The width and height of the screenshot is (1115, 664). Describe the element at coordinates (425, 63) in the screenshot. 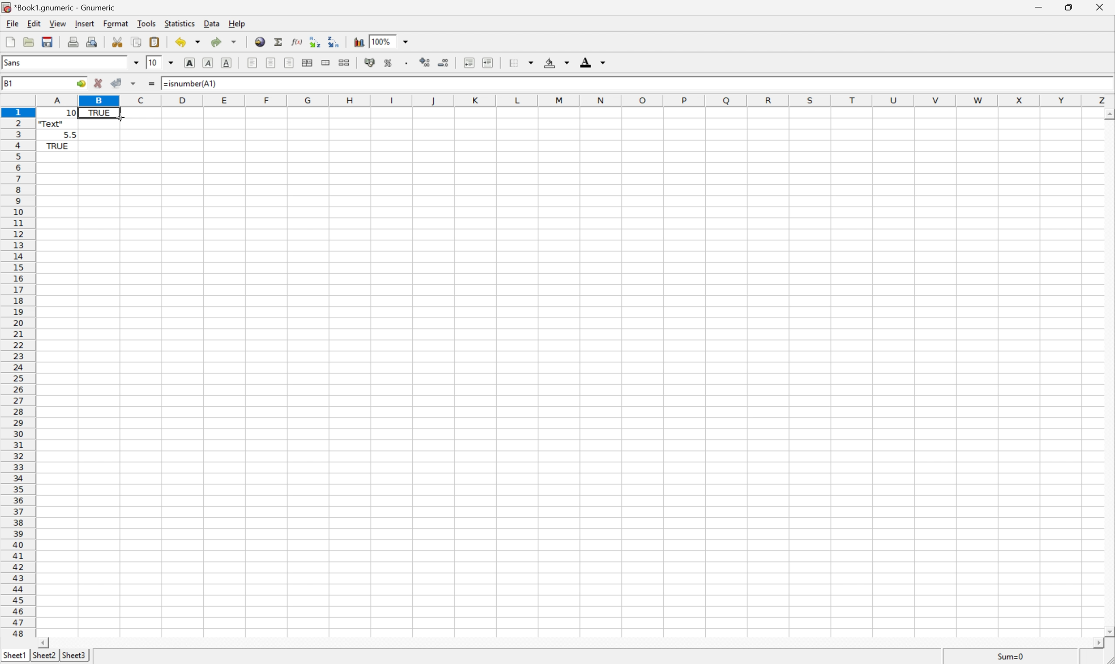

I see `Increase number of decimals displayed` at that location.